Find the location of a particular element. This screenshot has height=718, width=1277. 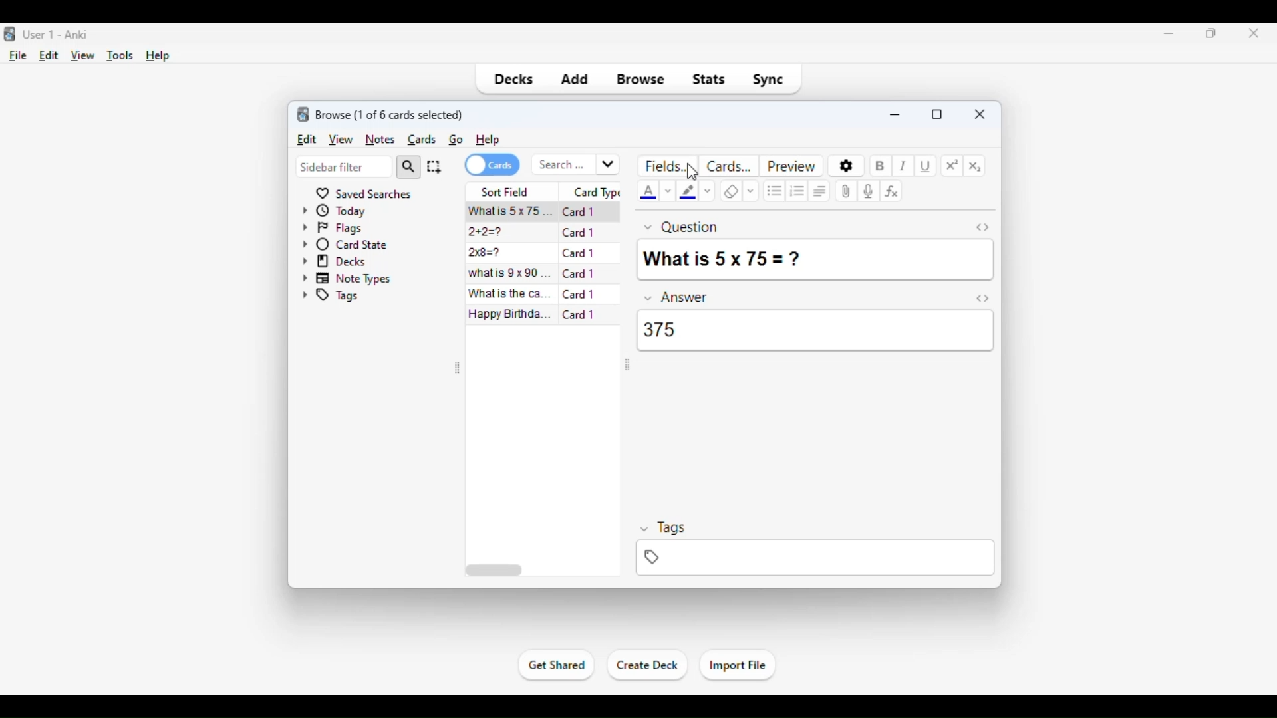

minimize is located at coordinates (897, 113).